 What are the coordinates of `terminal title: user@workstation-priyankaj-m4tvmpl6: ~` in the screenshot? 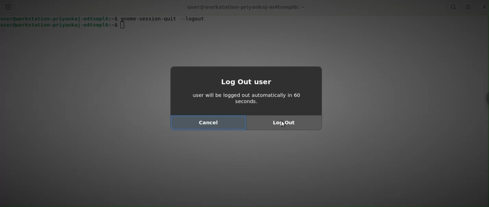 It's located at (247, 6).